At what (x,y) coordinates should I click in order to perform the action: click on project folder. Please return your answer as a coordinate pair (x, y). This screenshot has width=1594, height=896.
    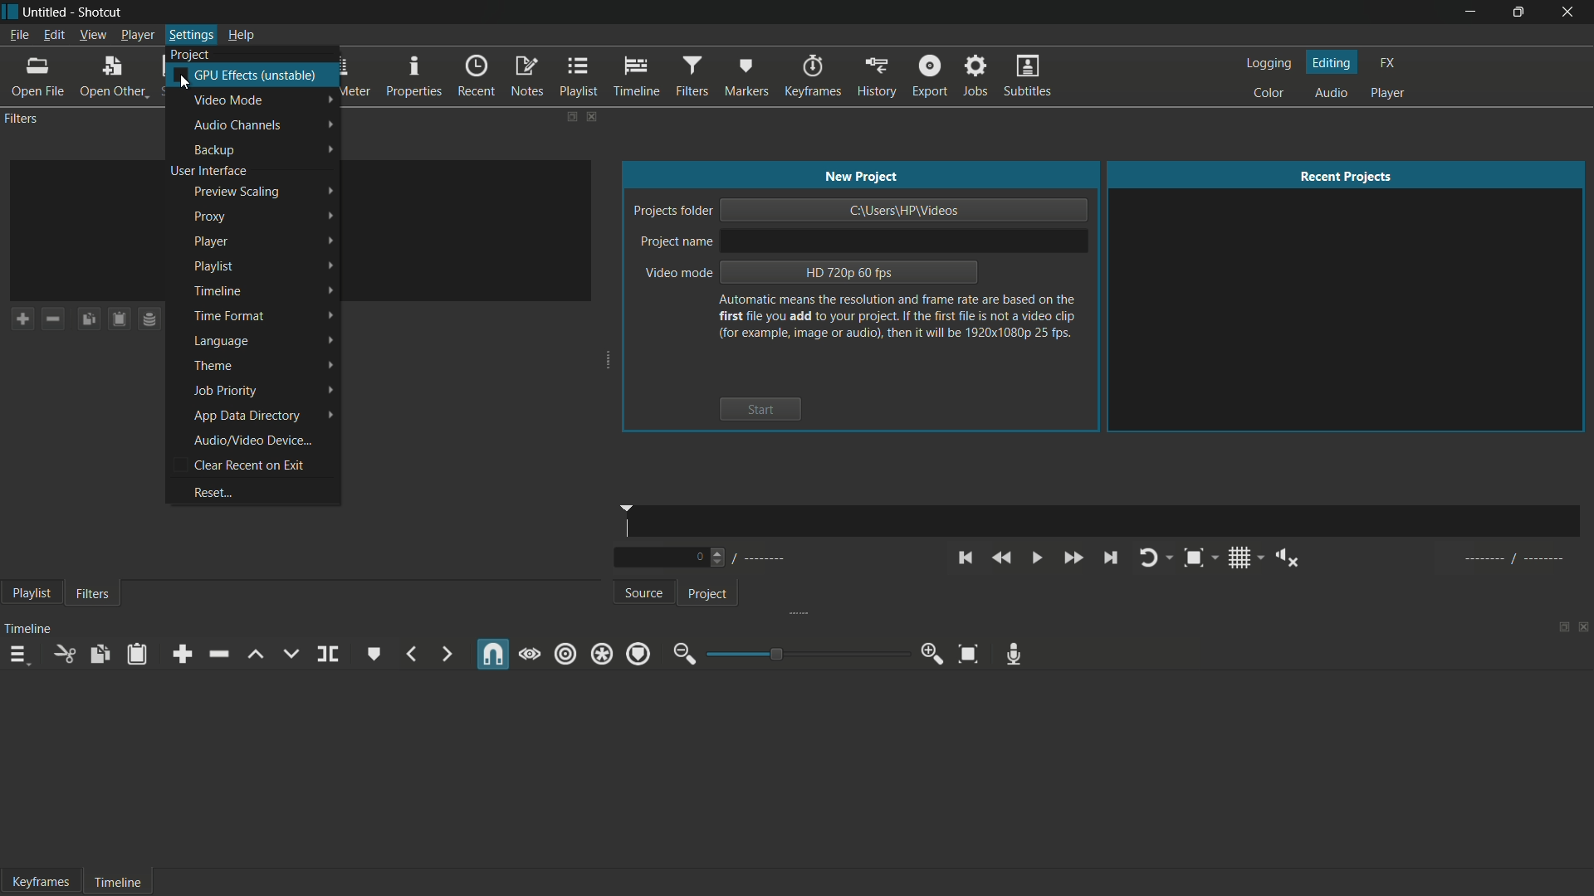
    Looking at the image, I should click on (671, 212).